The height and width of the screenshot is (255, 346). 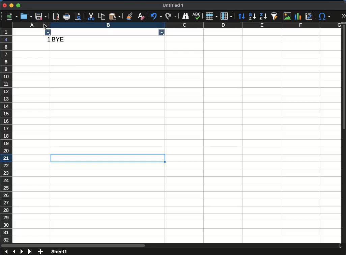 What do you see at coordinates (79, 17) in the screenshot?
I see `pdf viewer` at bounding box center [79, 17].